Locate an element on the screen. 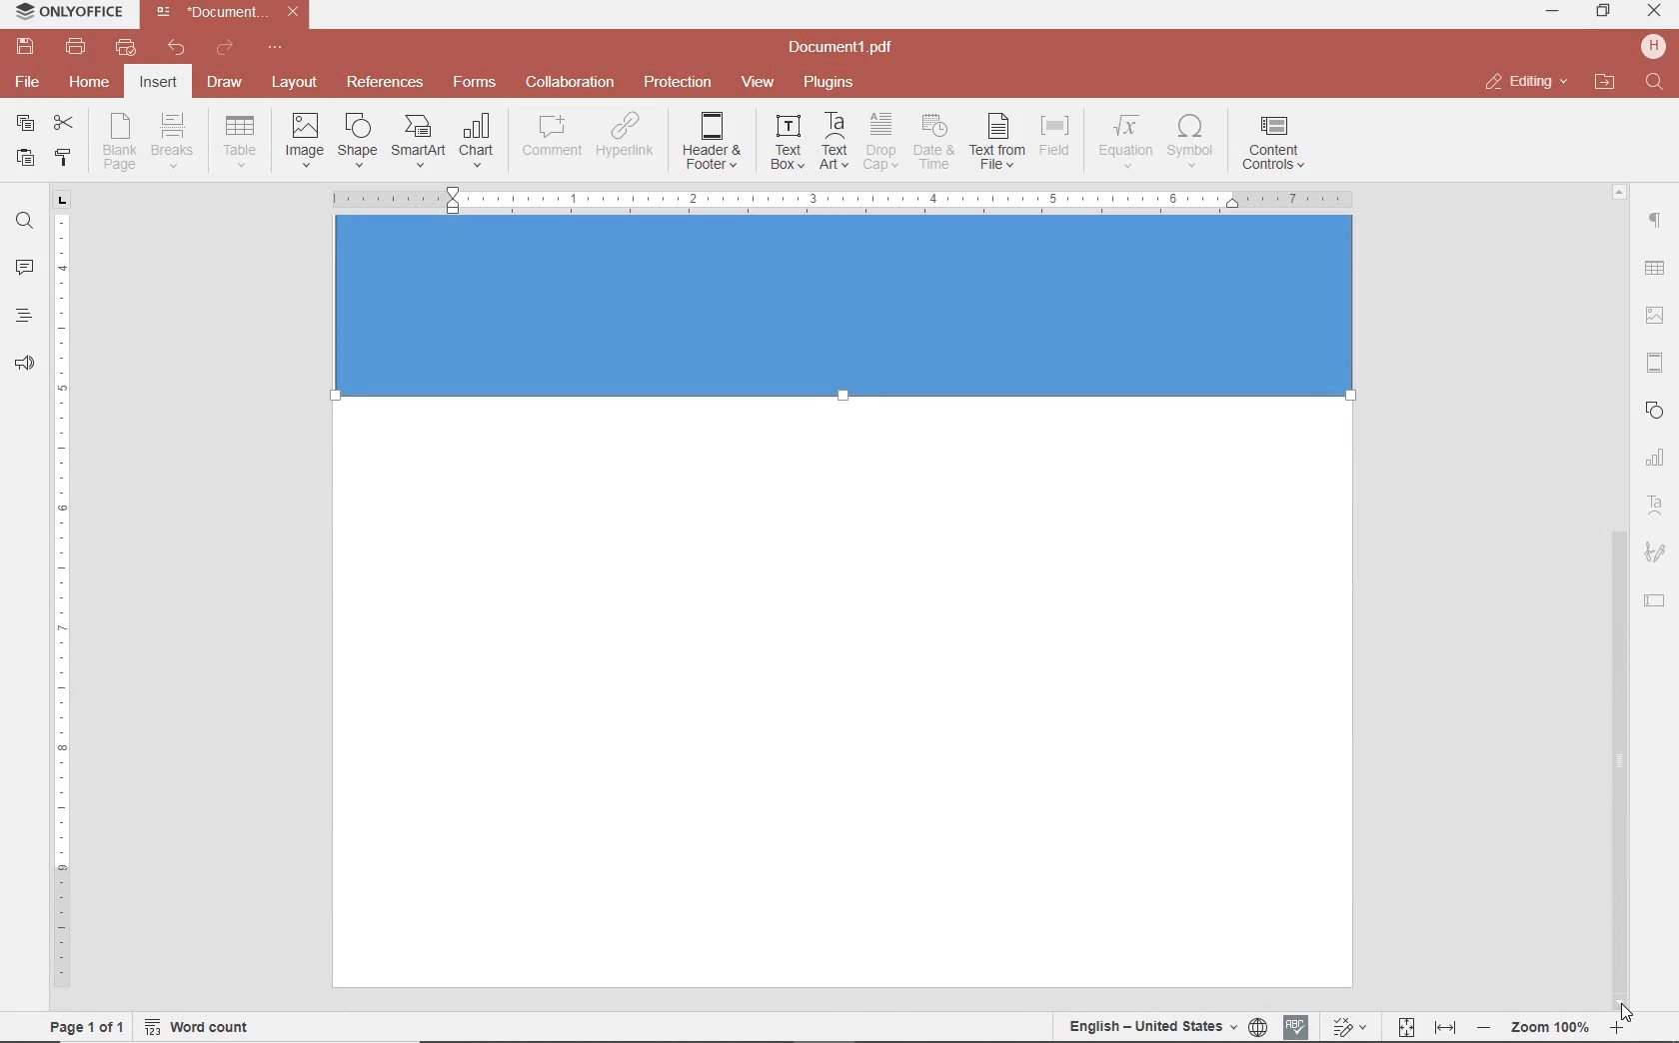 This screenshot has width=1679, height=1043.  is located at coordinates (1550, 1028).